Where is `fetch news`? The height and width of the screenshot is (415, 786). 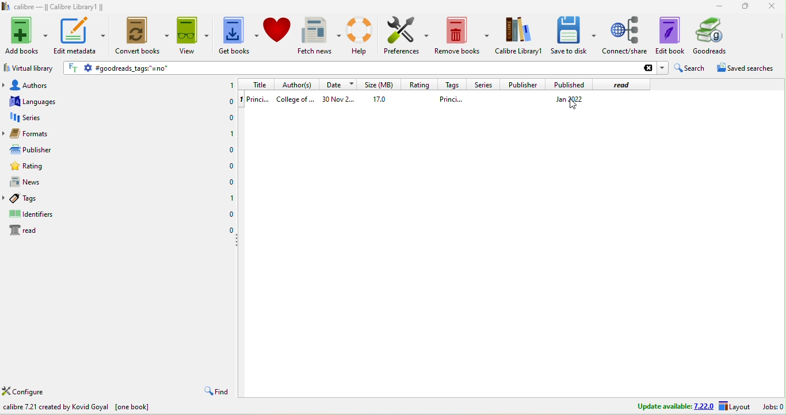 fetch news is located at coordinates (319, 35).